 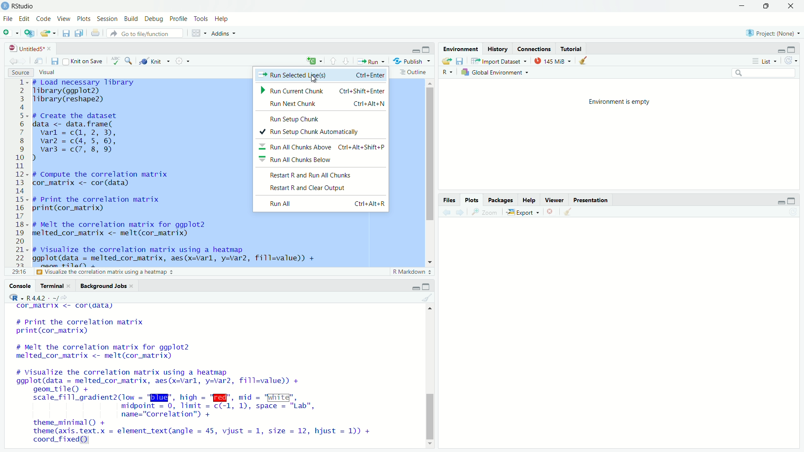 I want to click on zoom, so click(x=487, y=212).